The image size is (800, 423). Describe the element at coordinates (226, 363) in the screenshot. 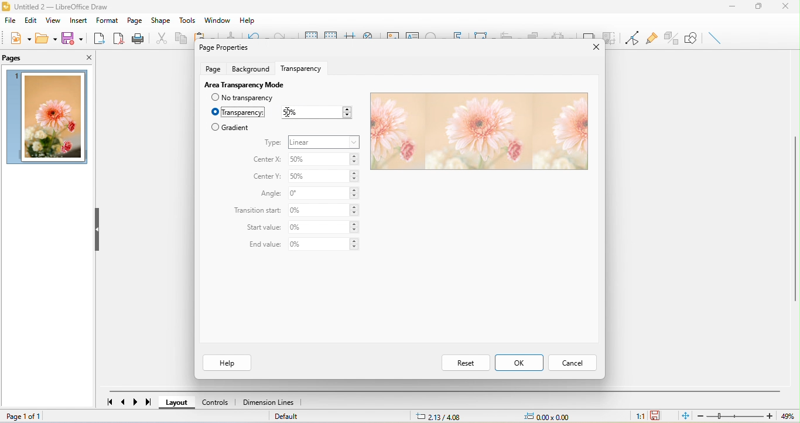

I see `help` at that location.